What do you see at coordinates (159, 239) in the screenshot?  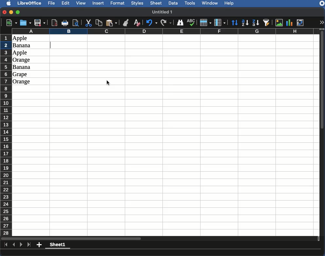 I see `Scroll` at bounding box center [159, 239].